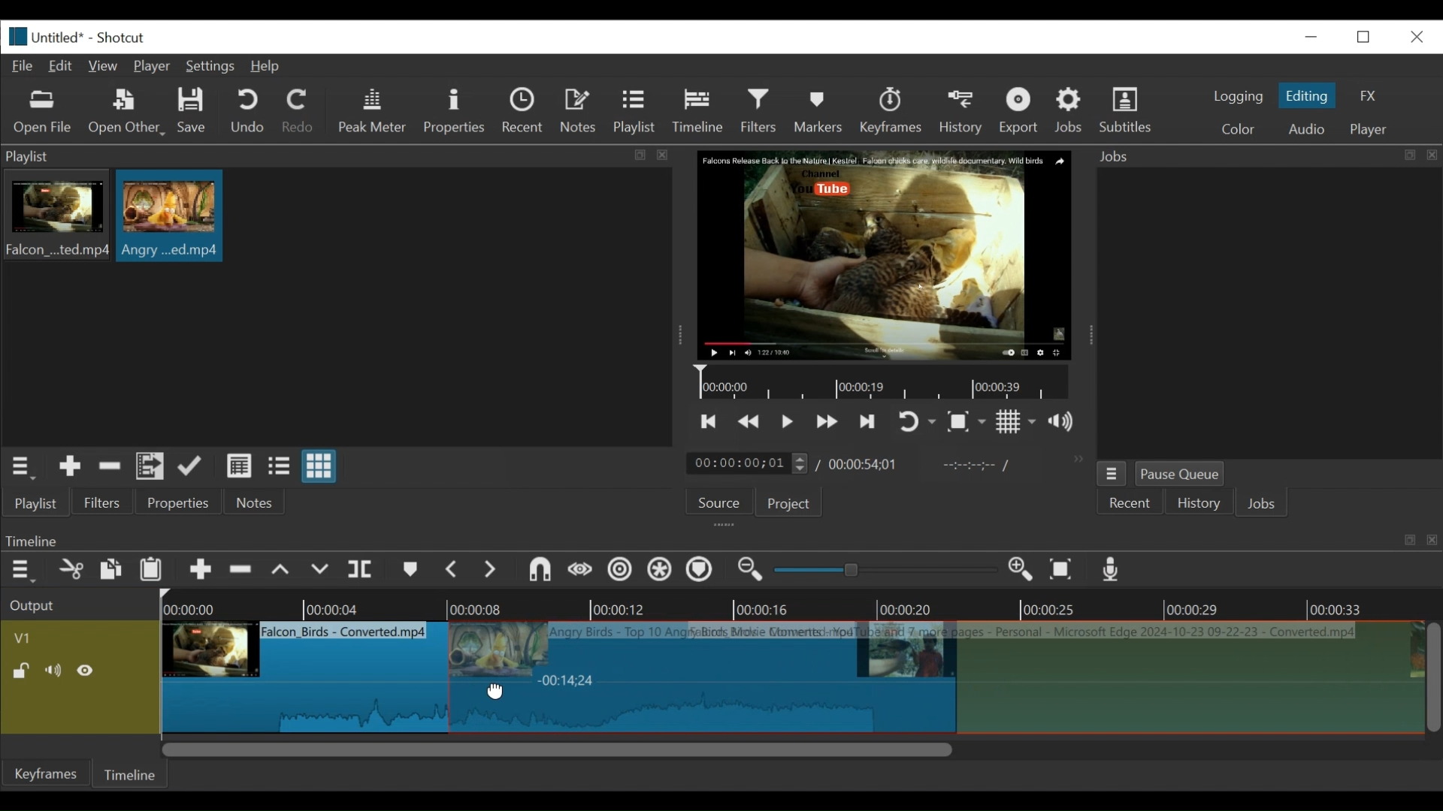 Image resolution: width=1443 pixels, height=811 pixels. I want to click on Audio, so click(1305, 129).